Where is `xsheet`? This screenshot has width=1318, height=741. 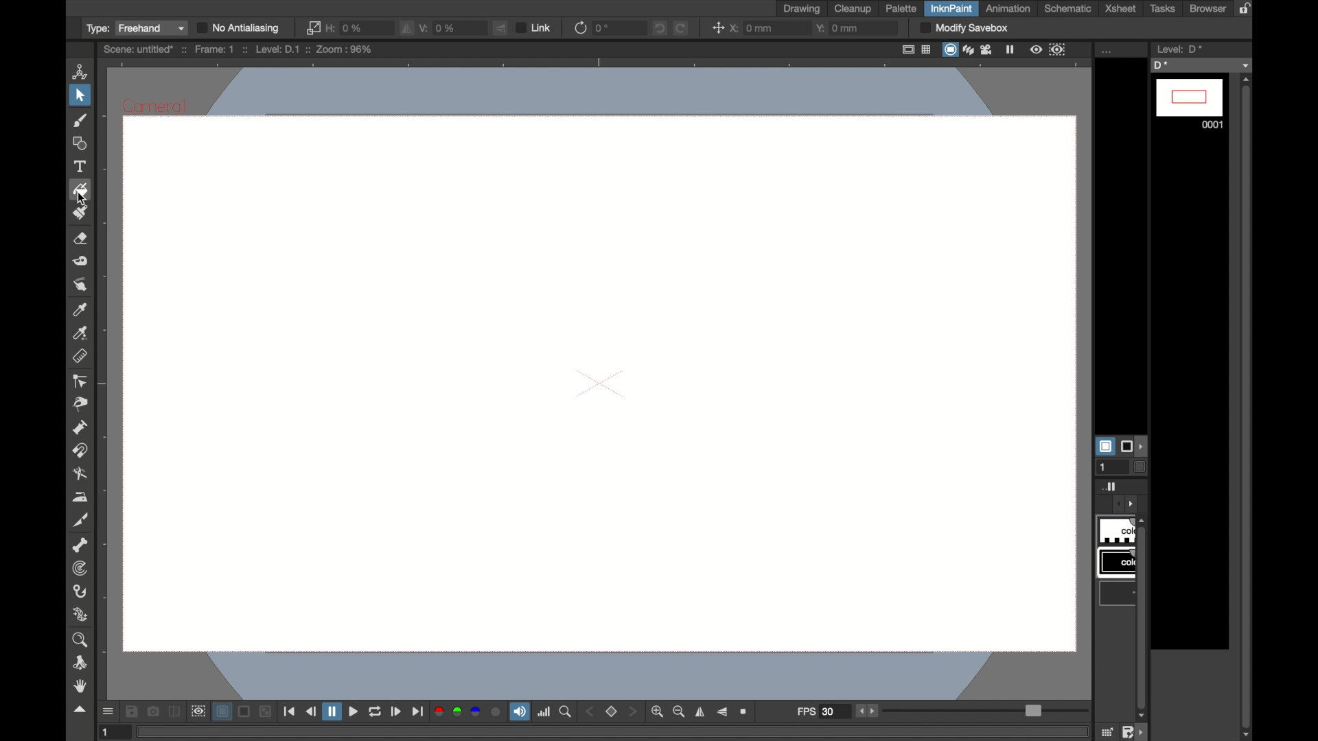
xsheet is located at coordinates (1121, 8).